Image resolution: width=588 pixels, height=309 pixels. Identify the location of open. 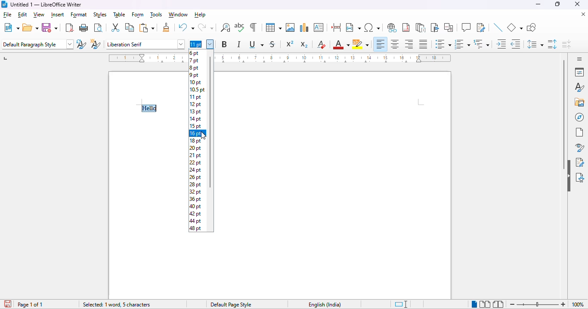
(31, 28).